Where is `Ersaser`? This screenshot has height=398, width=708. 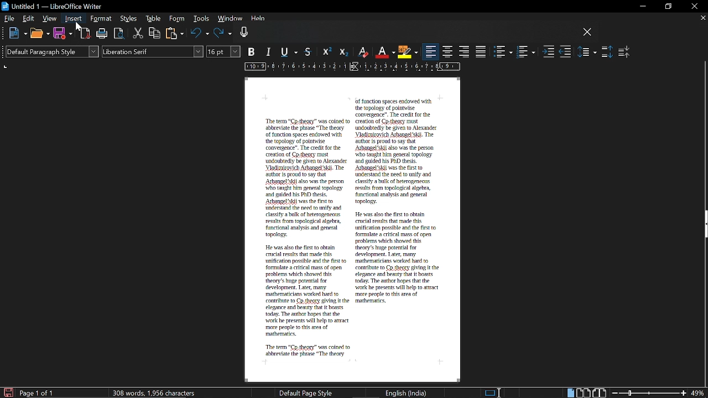 Ersaser is located at coordinates (363, 53).